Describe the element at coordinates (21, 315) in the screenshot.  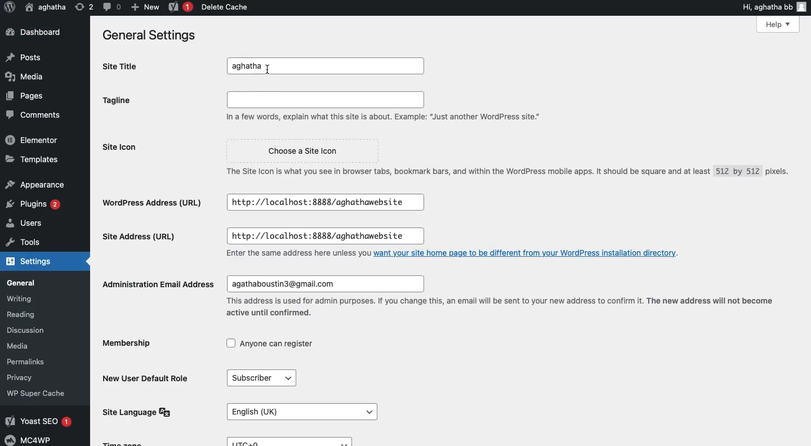
I see `Reading` at that location.